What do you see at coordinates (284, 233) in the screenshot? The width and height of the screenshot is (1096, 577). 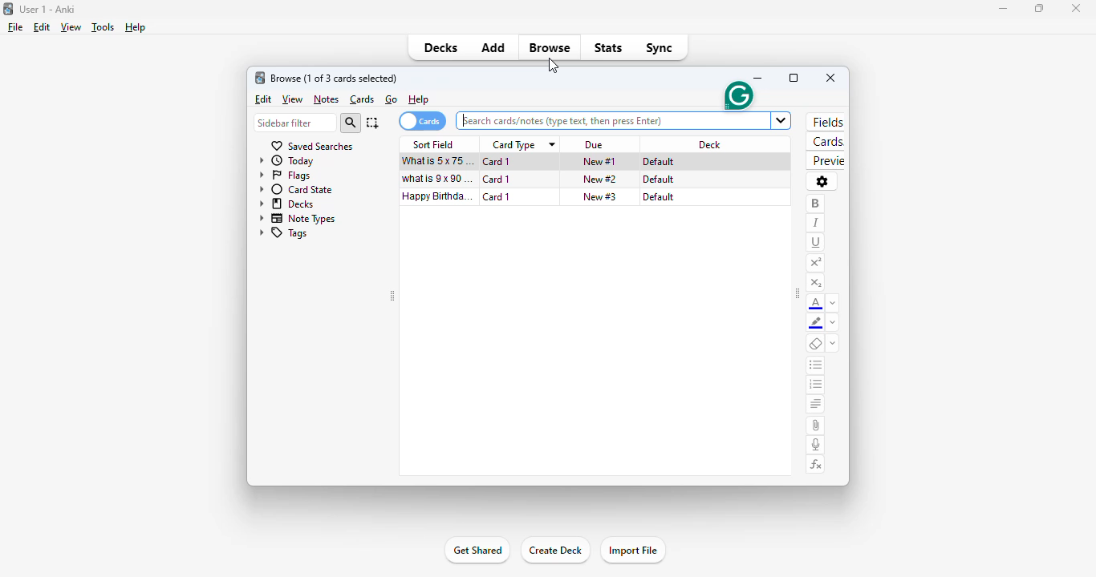 I see `tags` at bounding box center [284, 233].